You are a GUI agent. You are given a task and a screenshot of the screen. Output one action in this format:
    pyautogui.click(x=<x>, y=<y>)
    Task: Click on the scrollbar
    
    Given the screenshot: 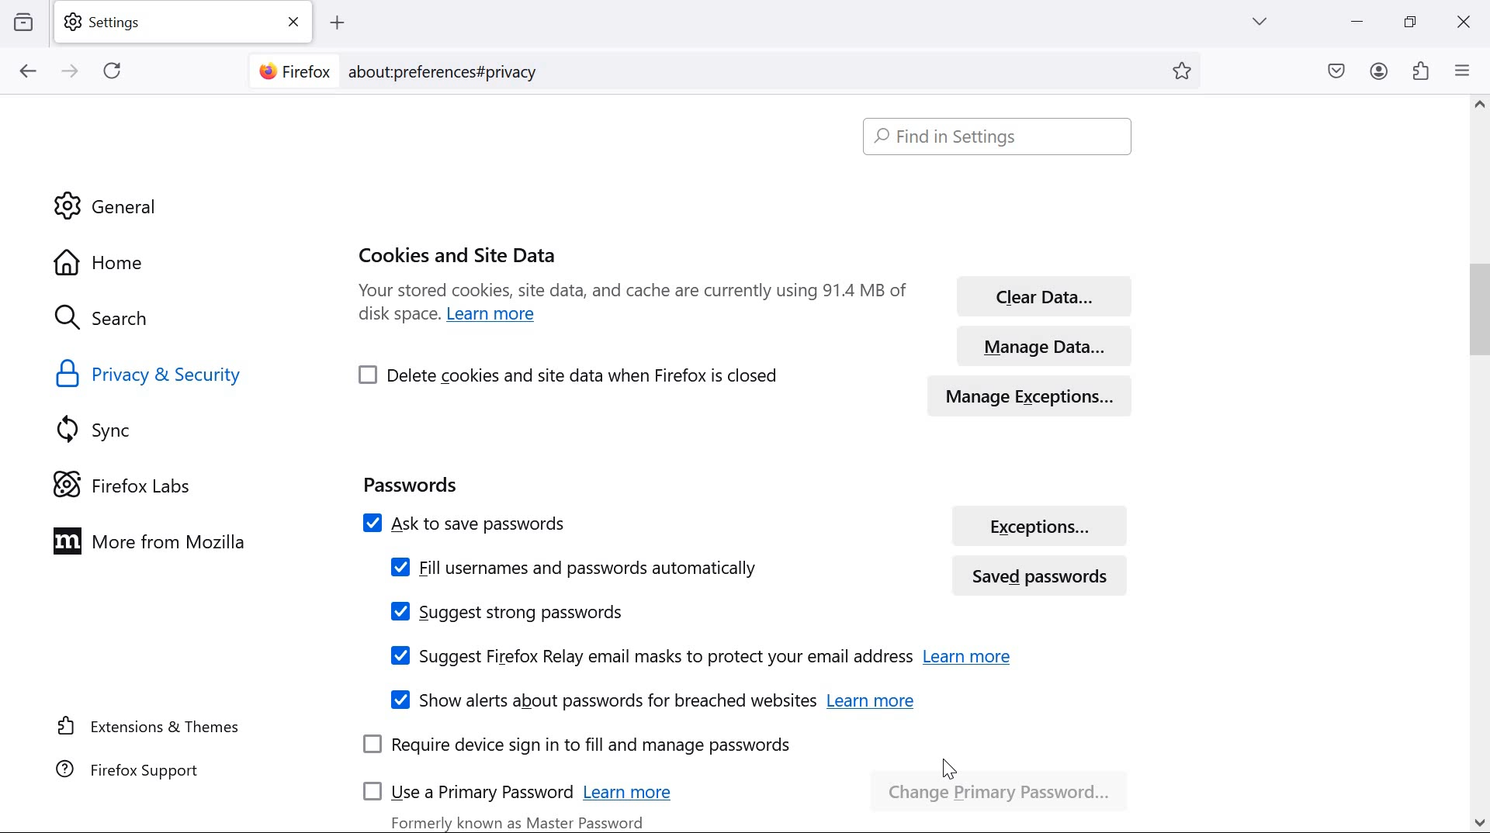 What is the action you would take?
    pyautogui.click(x=1471, y=465)
    